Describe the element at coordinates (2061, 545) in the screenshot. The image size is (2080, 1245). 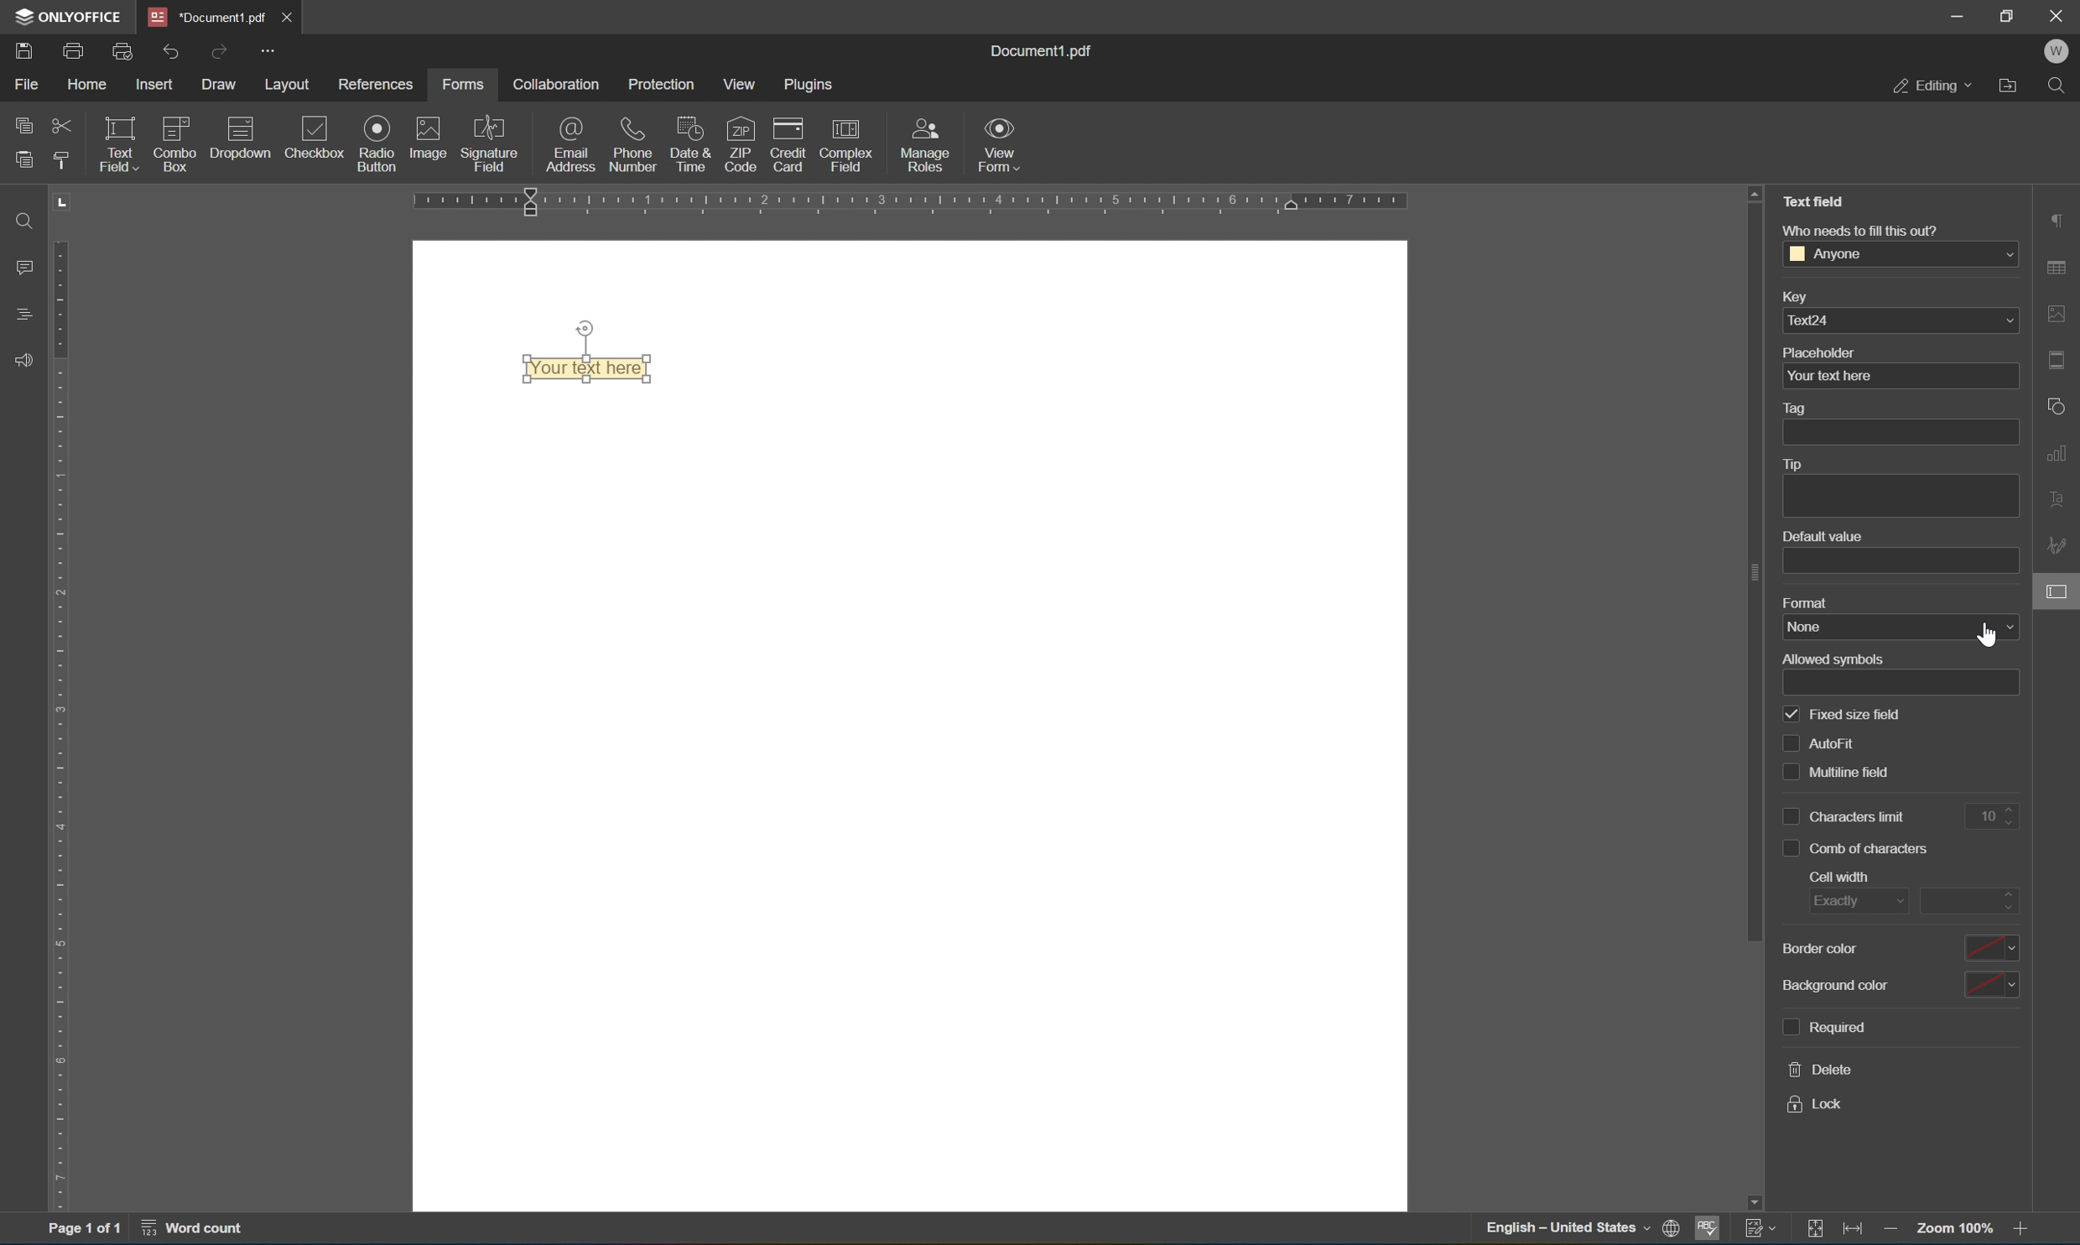
I see `signature settings` at that location.